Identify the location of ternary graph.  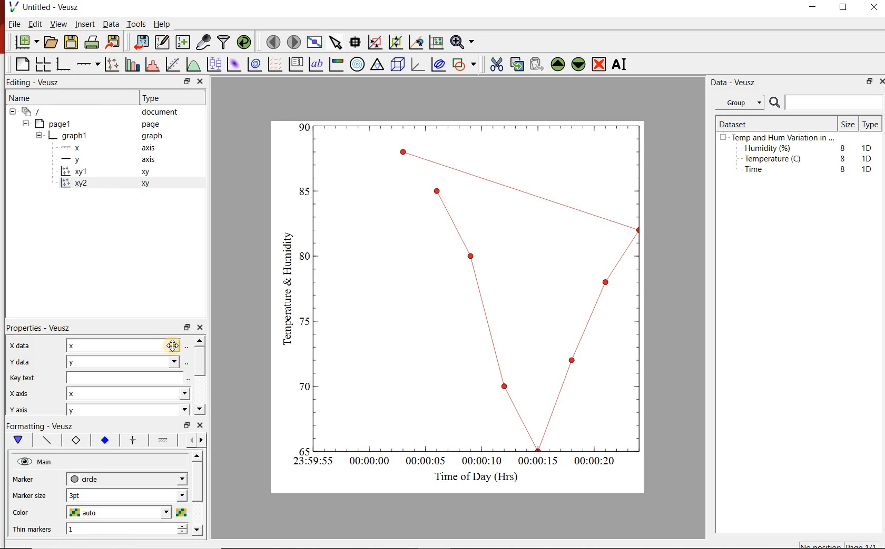
(378, 66).